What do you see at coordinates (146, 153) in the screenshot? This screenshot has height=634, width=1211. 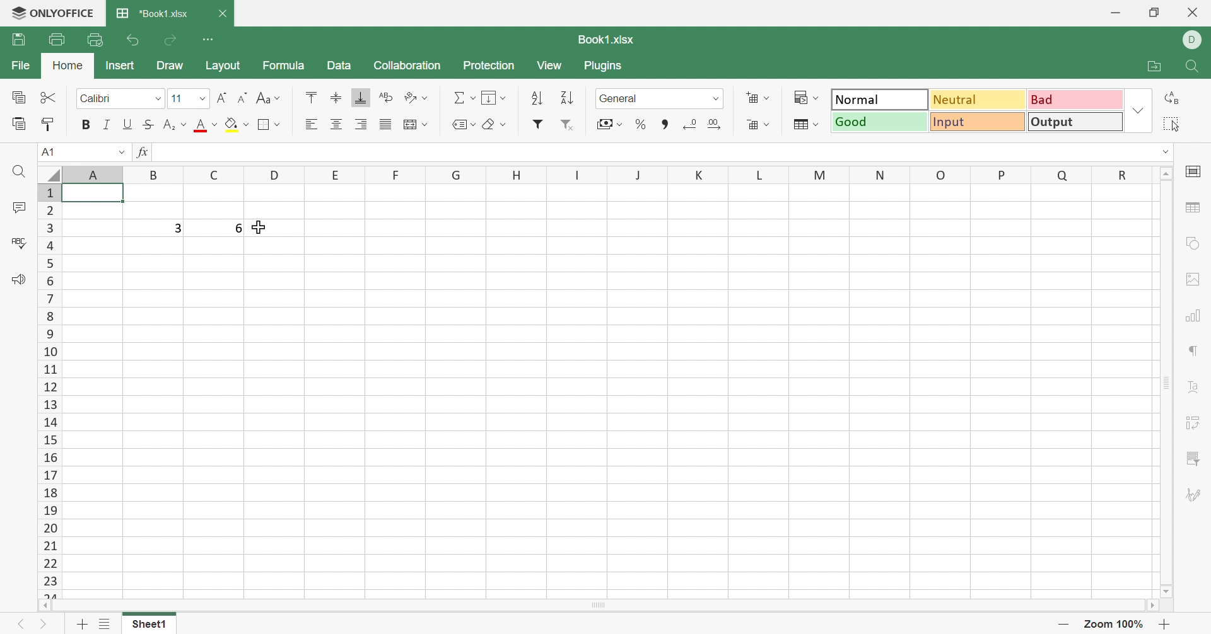 I see `fx` at bounding box center [146, 153].